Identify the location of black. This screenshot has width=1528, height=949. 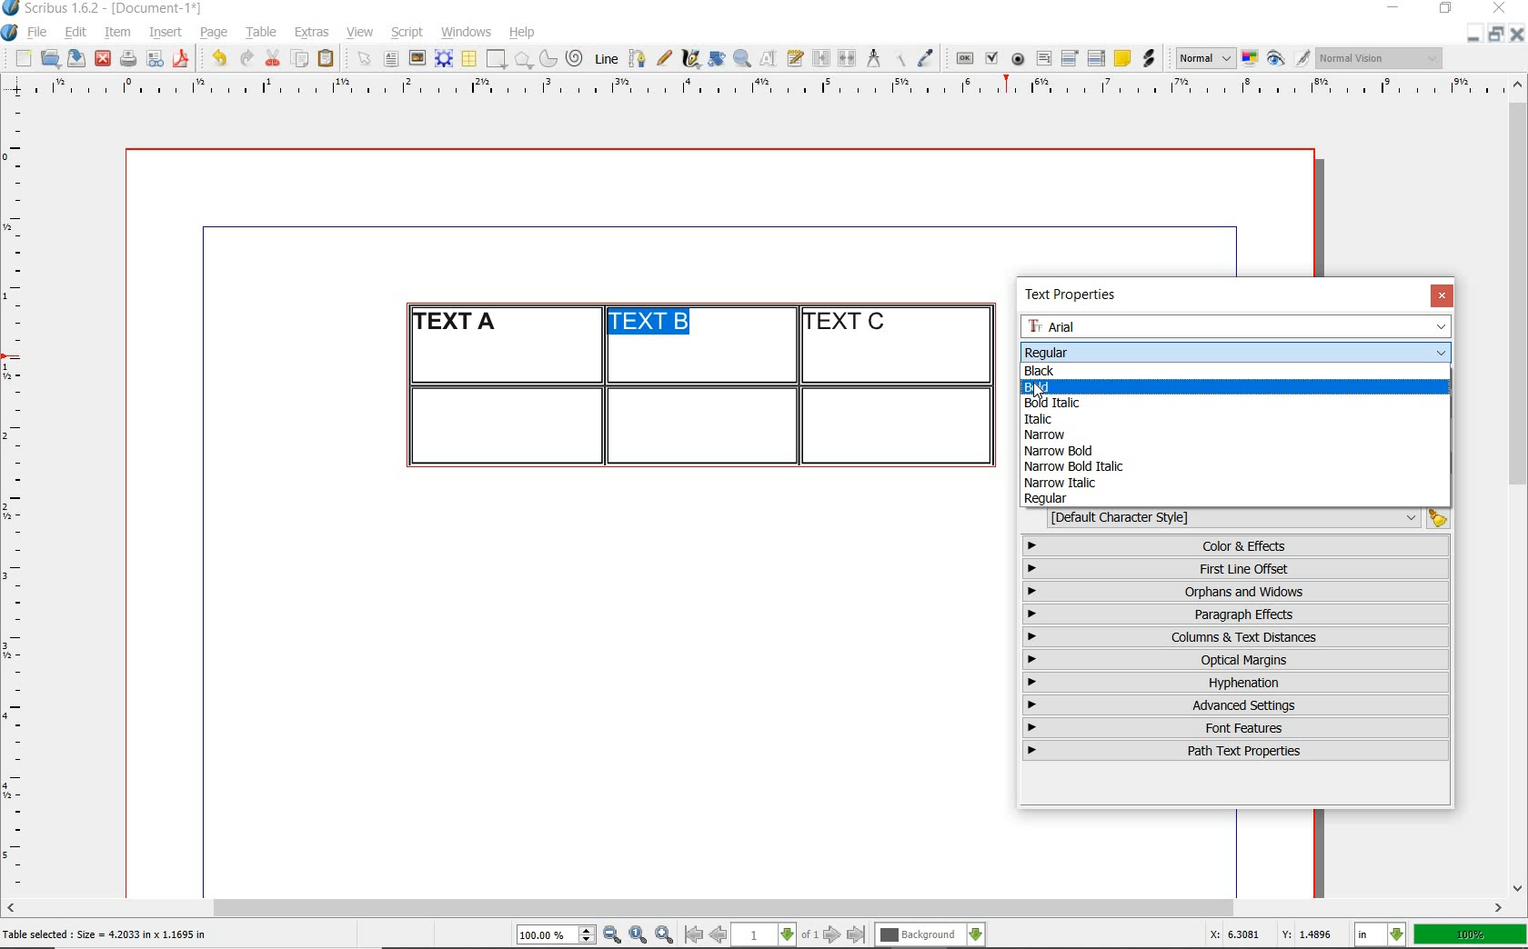
(1041, 369).